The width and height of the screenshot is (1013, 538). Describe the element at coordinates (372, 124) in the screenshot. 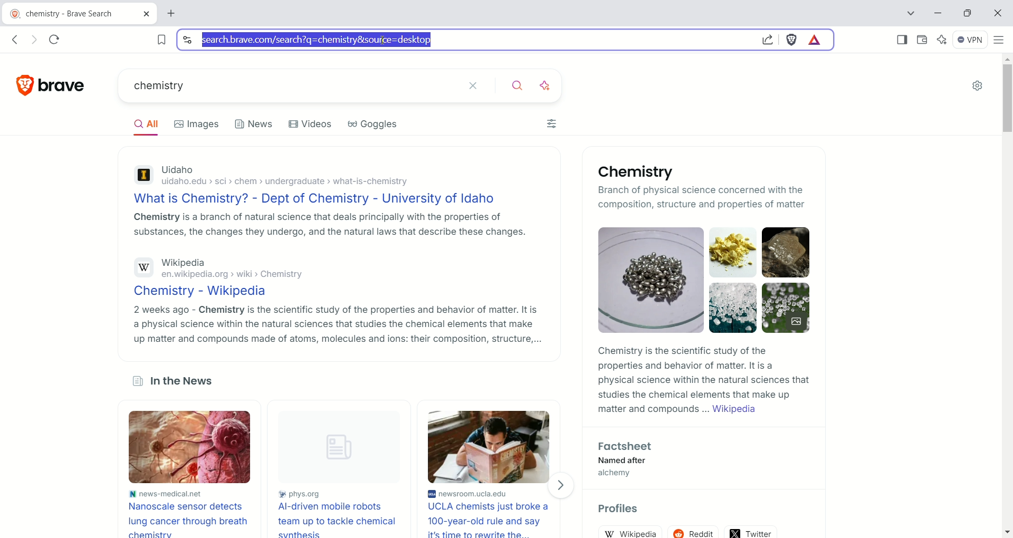

I see `goggles` at that location.